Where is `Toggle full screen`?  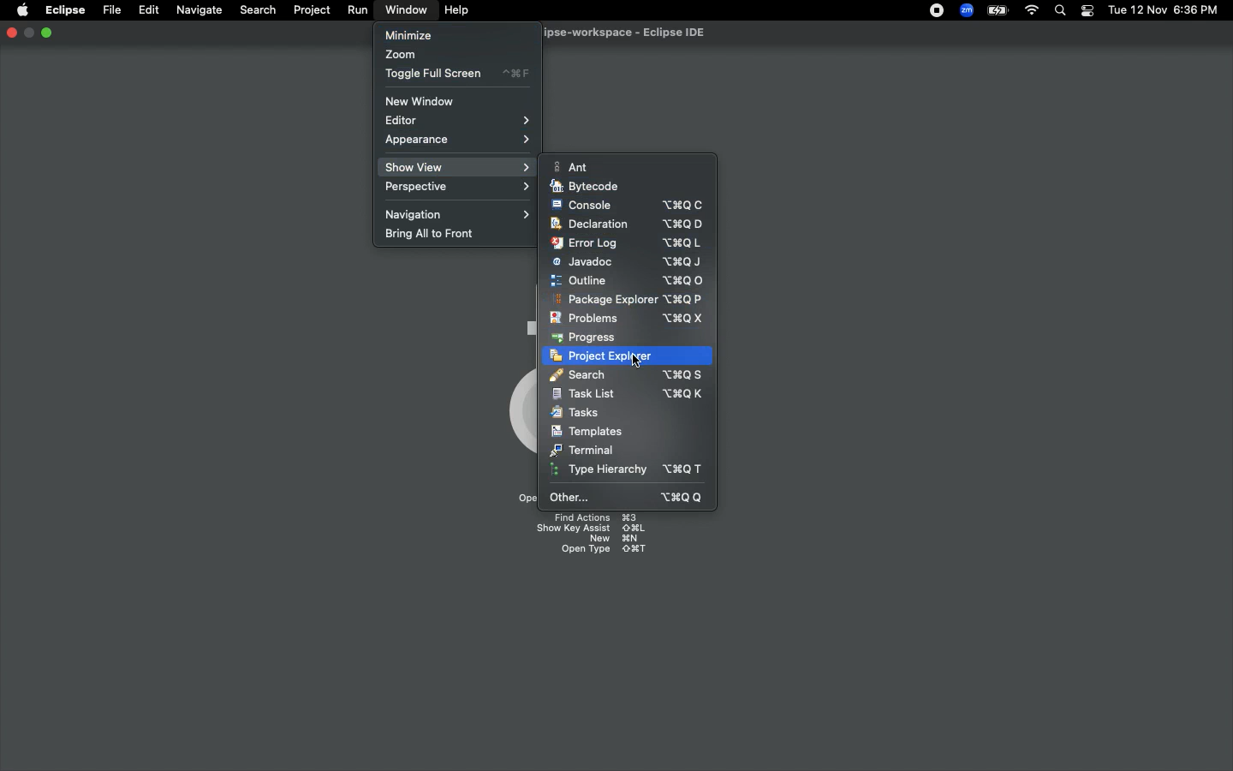
Toggle full screen is located at coordinates (457, 74).